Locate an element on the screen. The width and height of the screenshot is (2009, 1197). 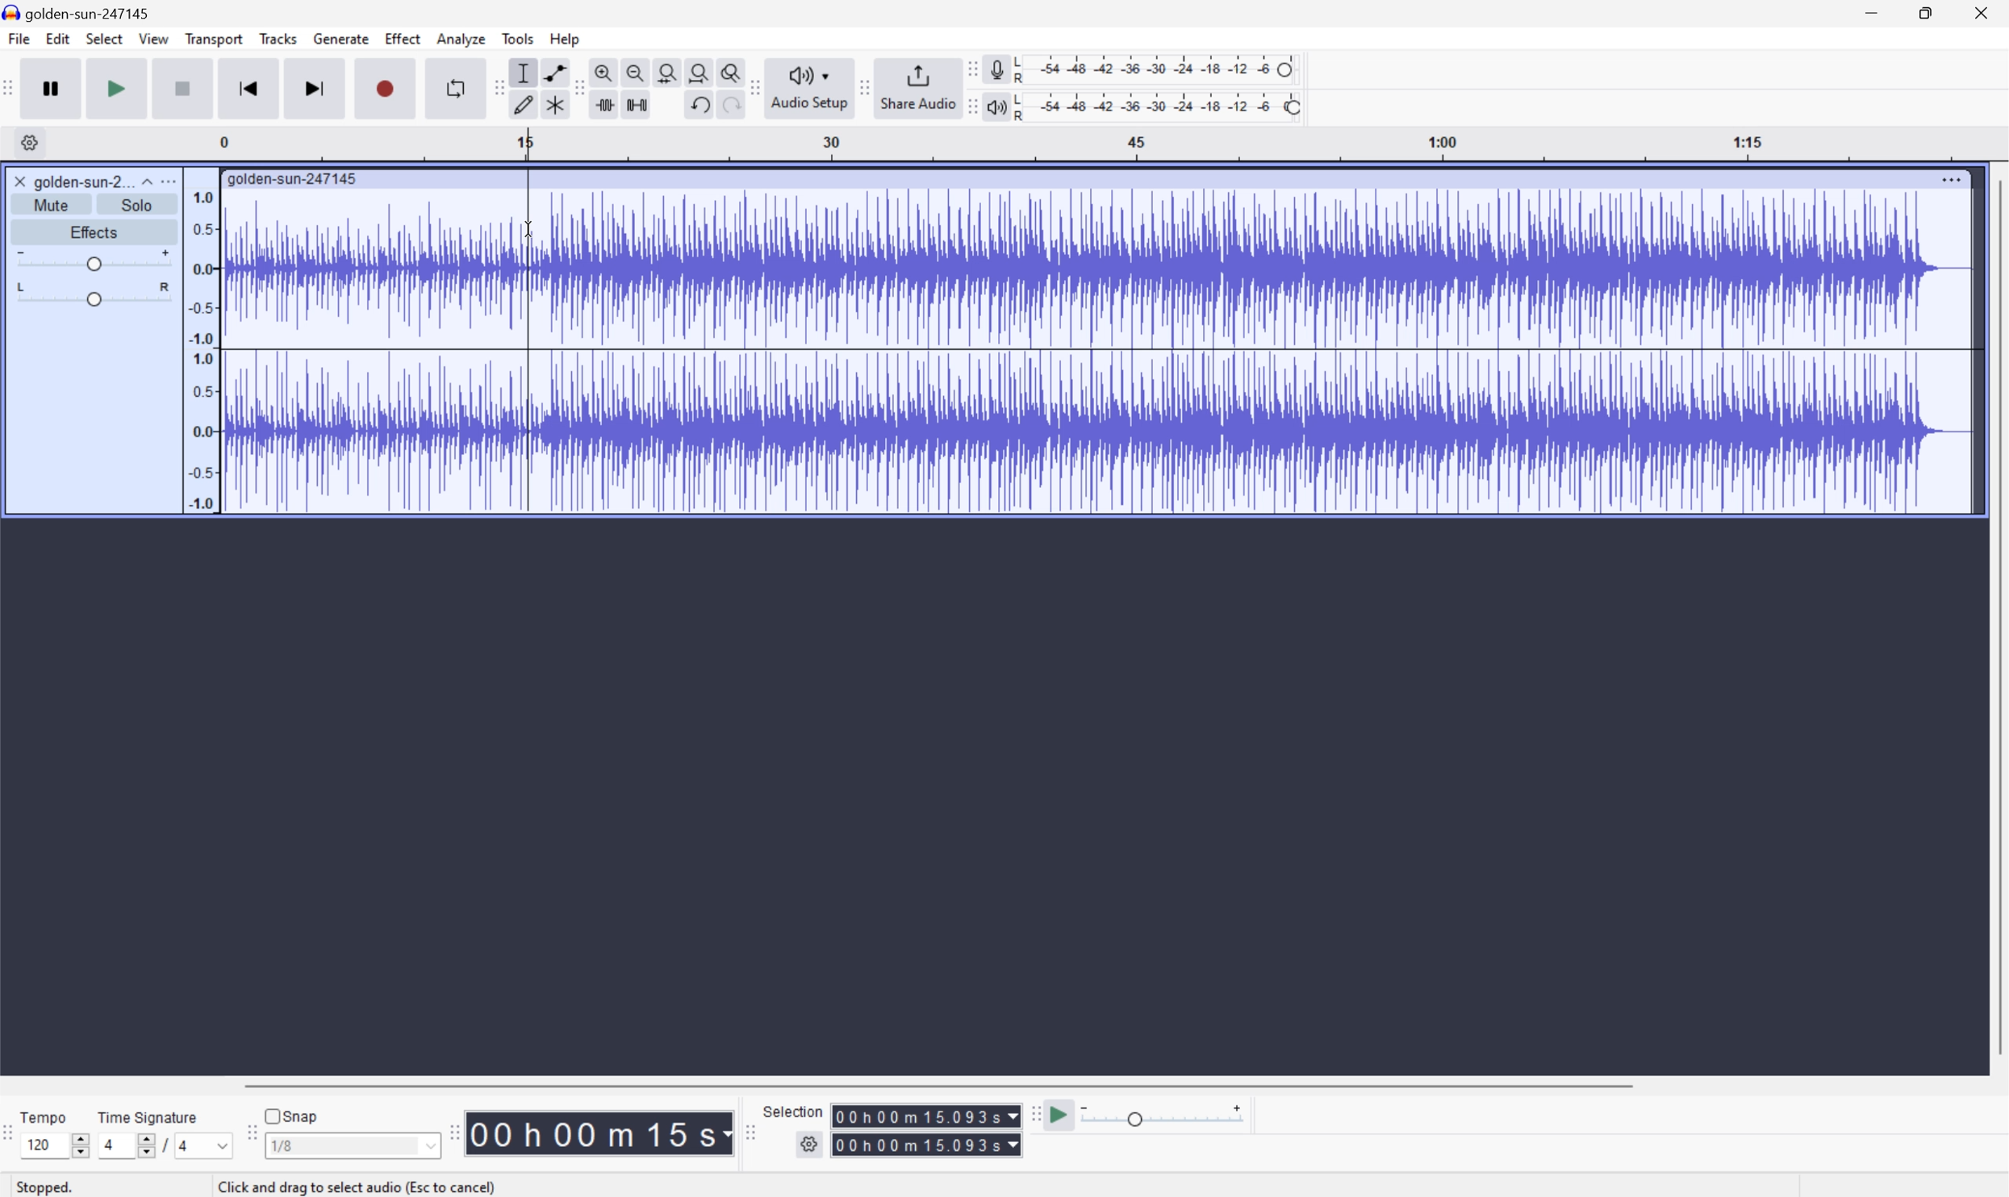
Audacity Snapping toolbar is located at coordinates (248, 1138).